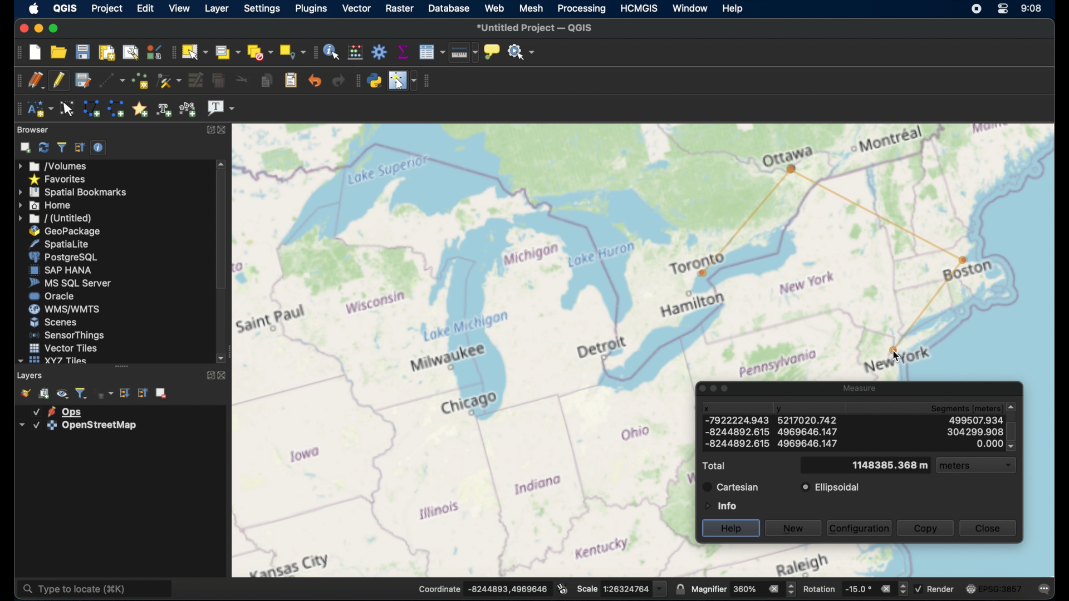 This screenshot has height=601, width=1069. Describe the element at coordinates (380, 51) in the screenshot. I see `toolbox` at that location.